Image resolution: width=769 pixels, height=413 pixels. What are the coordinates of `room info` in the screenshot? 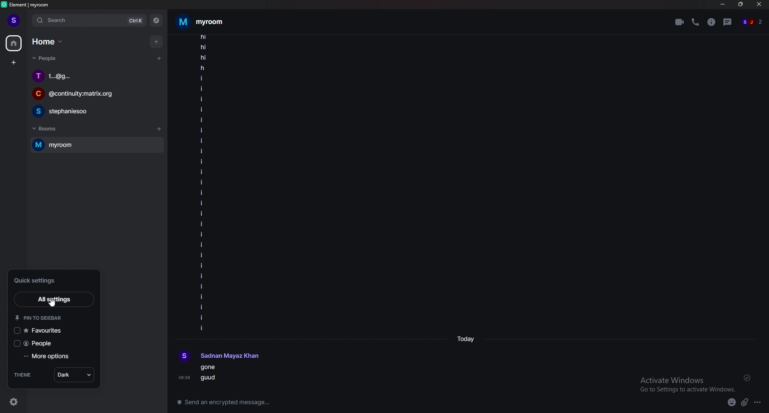 It's located at (712, 22).